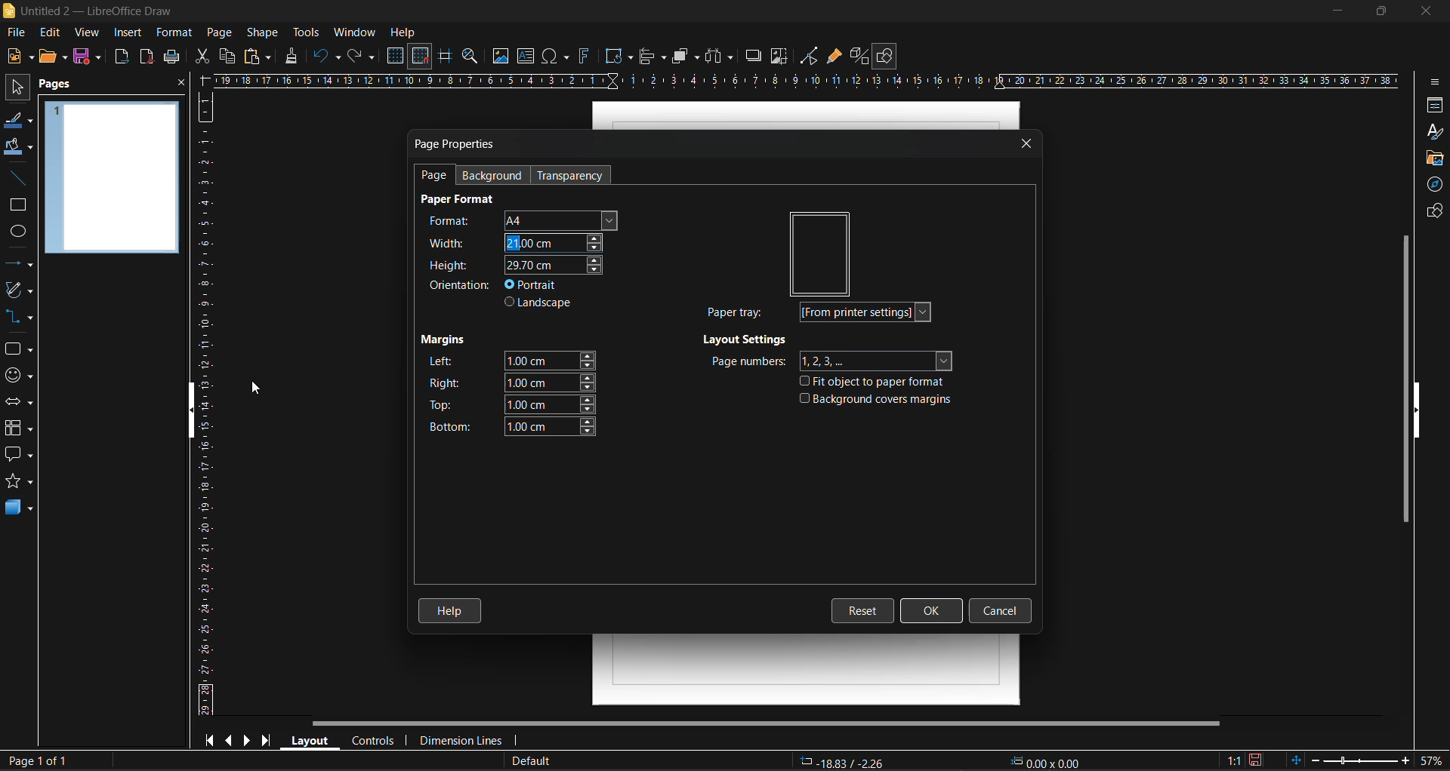  Describe the element at coordinates (458, 144) in the screenshot. I see `page properties` at that location.